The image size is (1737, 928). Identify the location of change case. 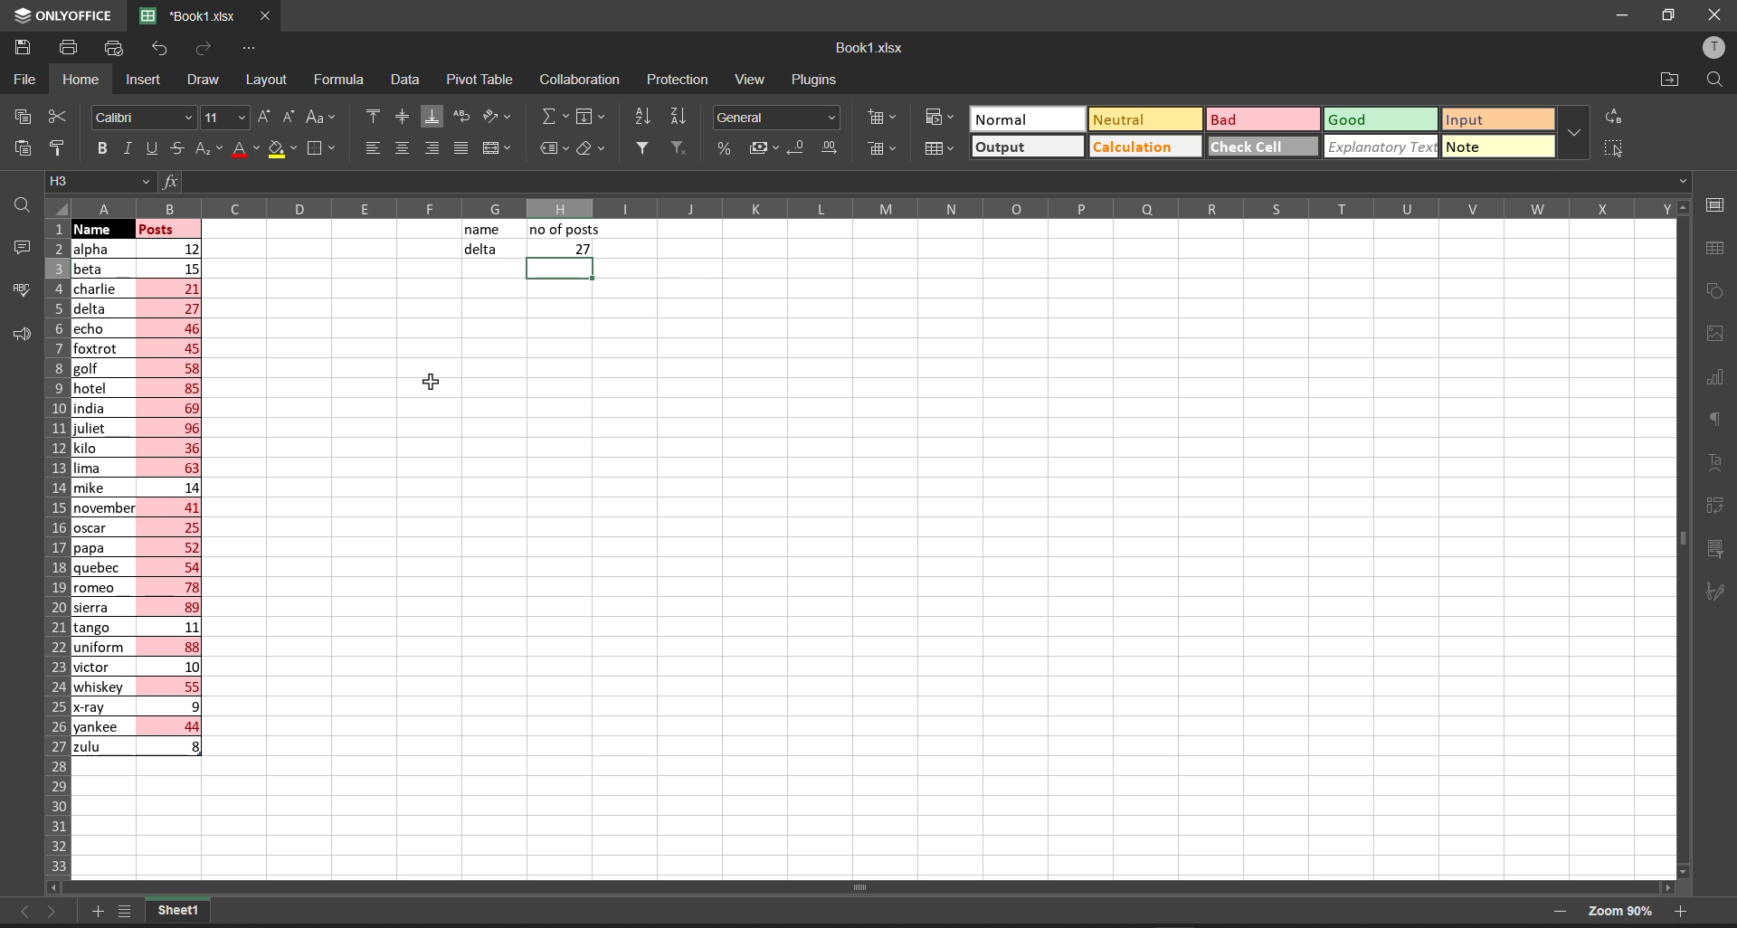
(323, 117).